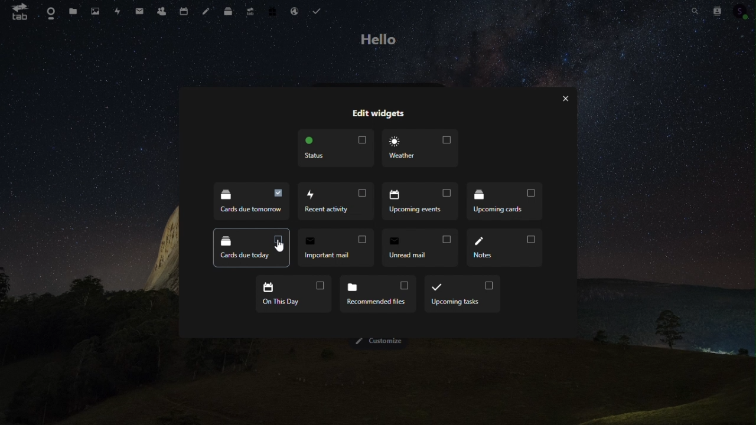 The height and width of the screenshot is (425, 756). I want to click on On this day, so click(292, 295).